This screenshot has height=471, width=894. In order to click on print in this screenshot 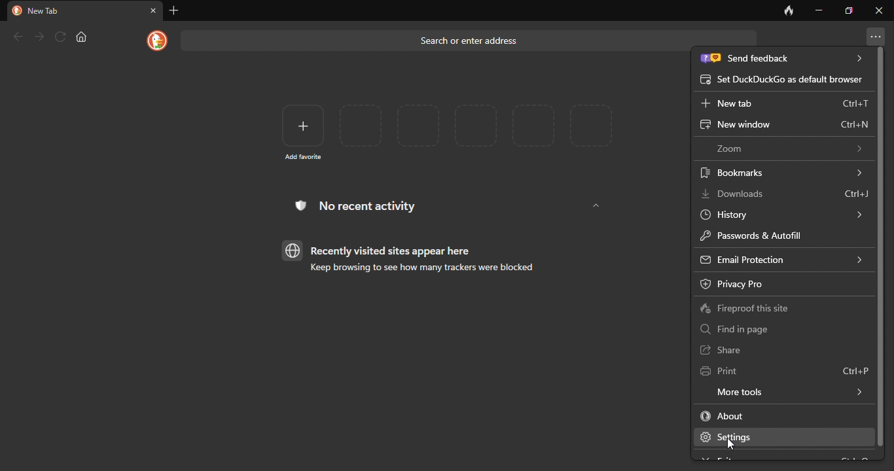, I will do `click(783, 372)`.